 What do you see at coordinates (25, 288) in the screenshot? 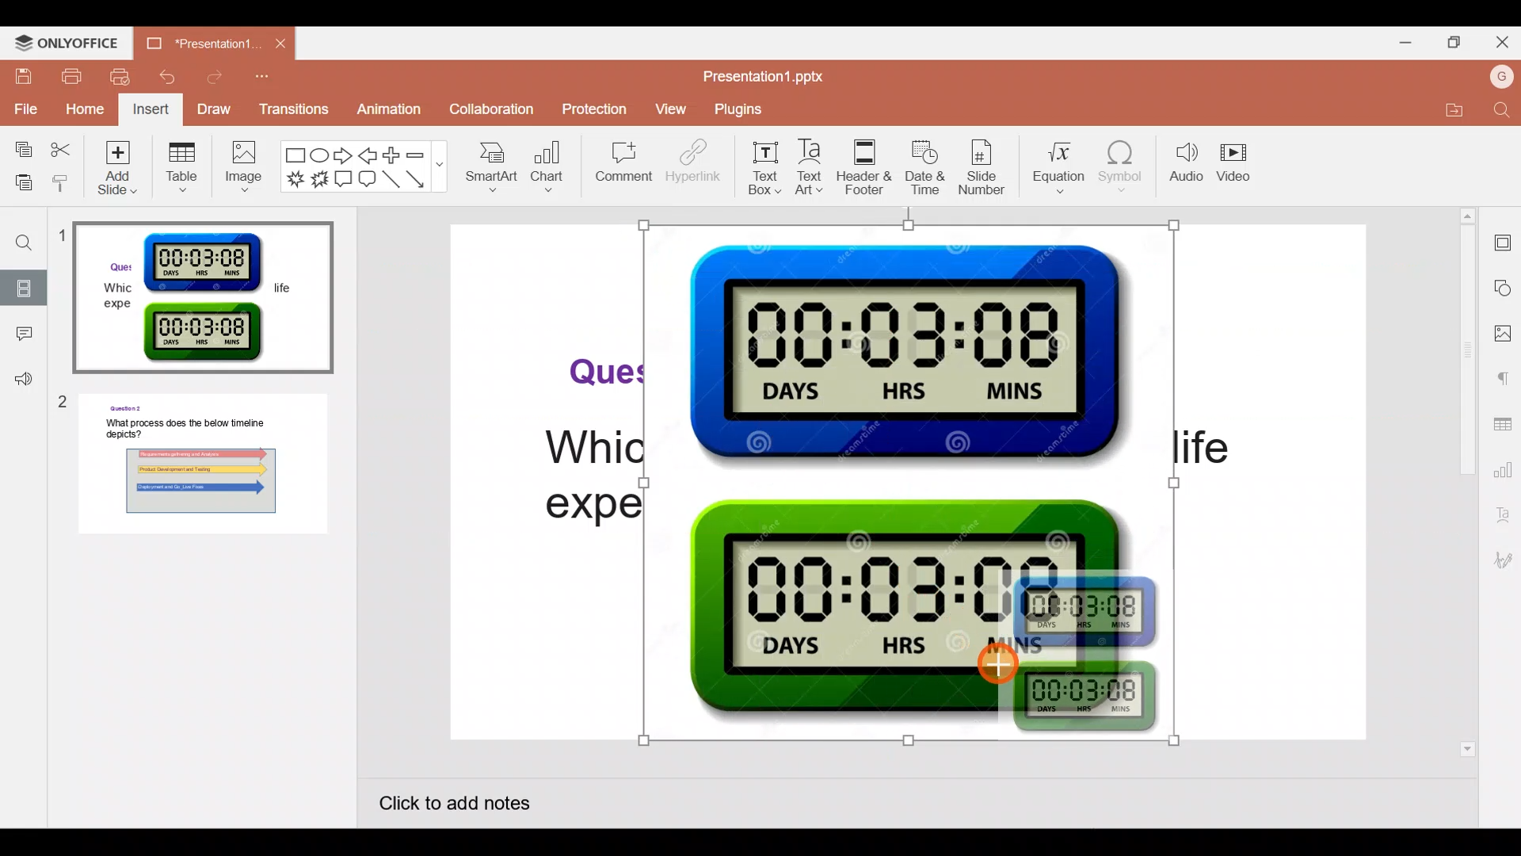
I see `Slides` at bounding box center [25, 288].